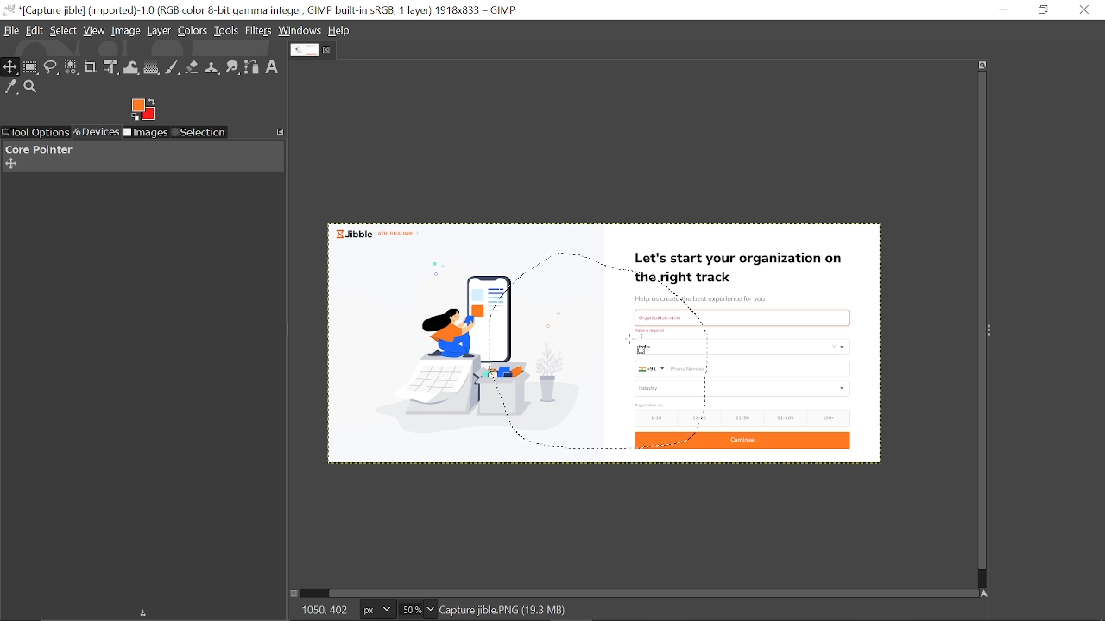 The width and height of the screenshot is (1105, 621). What do you see at coordinates (11, 31) in the screenshot?
I see `File` at bounding box center [11, 31].